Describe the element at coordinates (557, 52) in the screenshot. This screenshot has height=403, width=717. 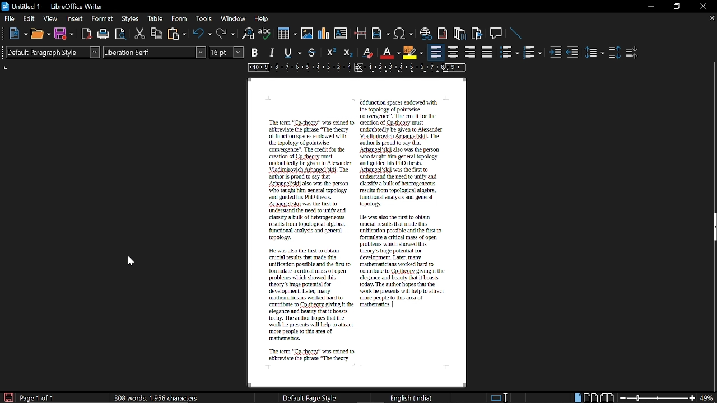
I see `Increase indent` at that location.